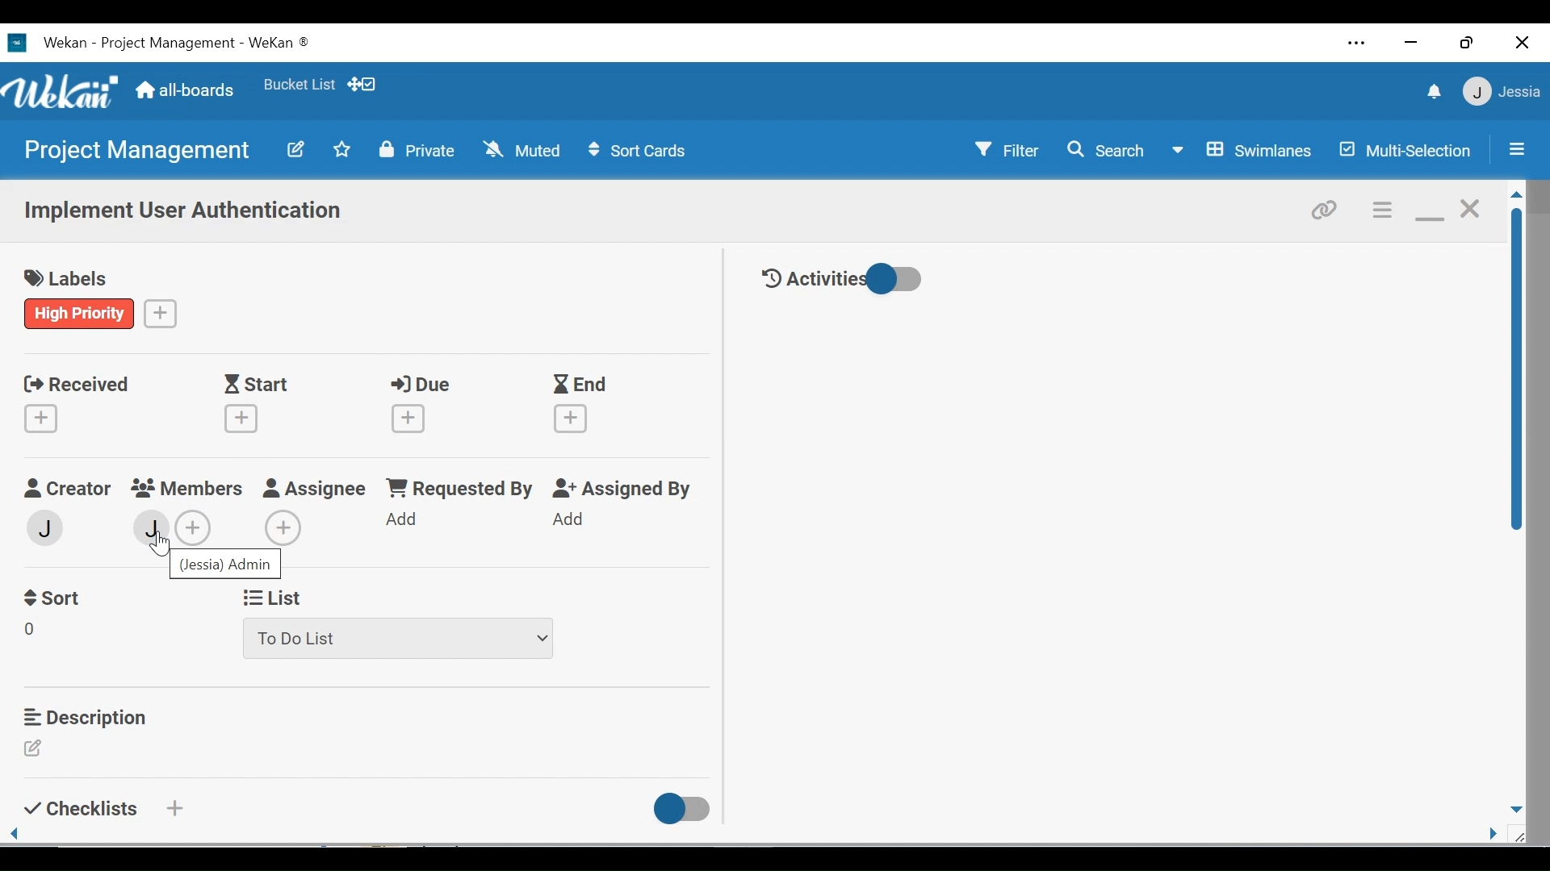 This screenshot has width=1550, height=871. Describe the element at coordinates (77, 808) in the screenshot. I see `Checklists` at that location.